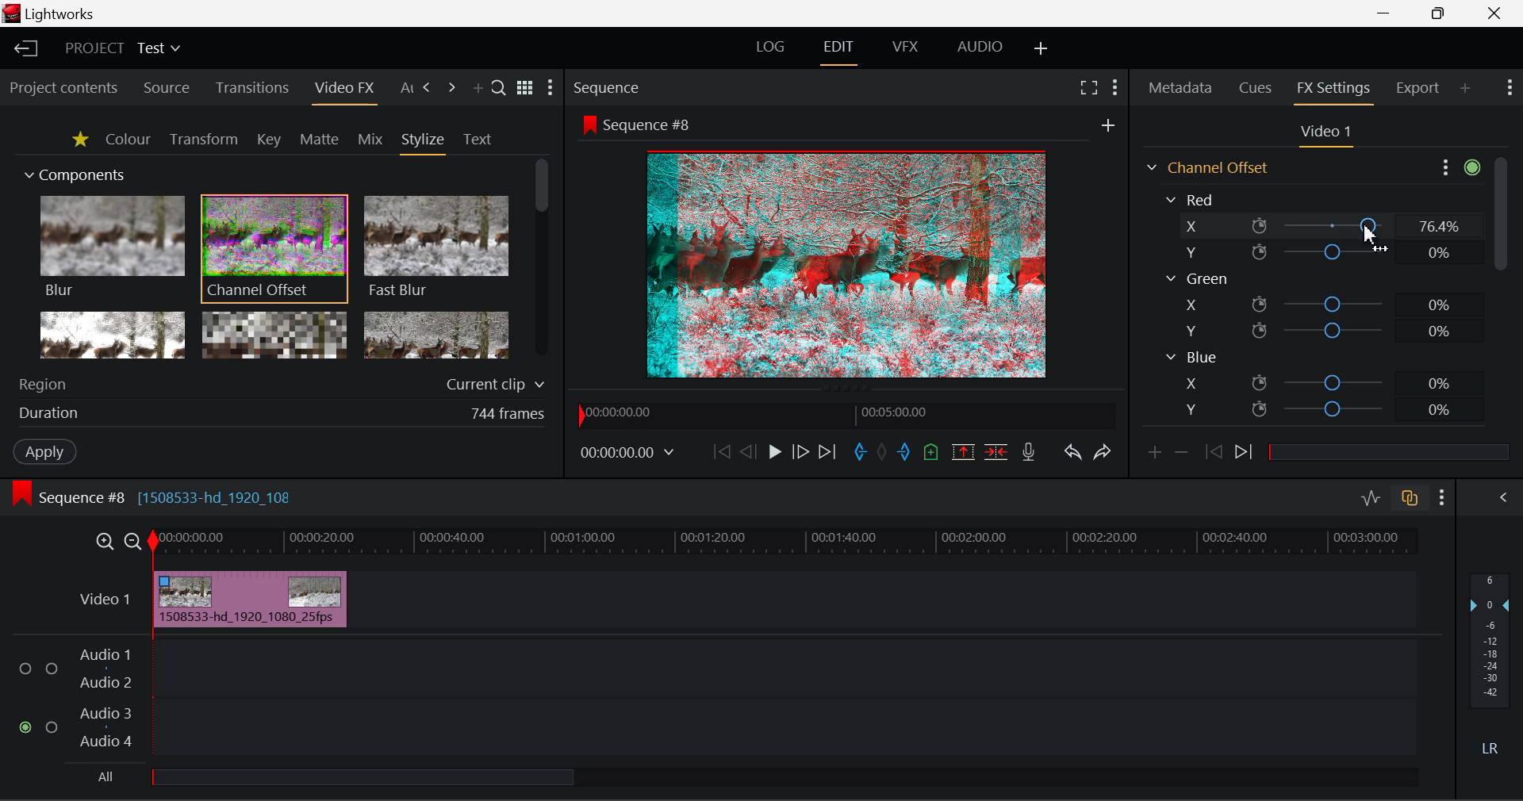 This screenshot has width=1523, height=801. I want to click on Play, so click(773, 453).